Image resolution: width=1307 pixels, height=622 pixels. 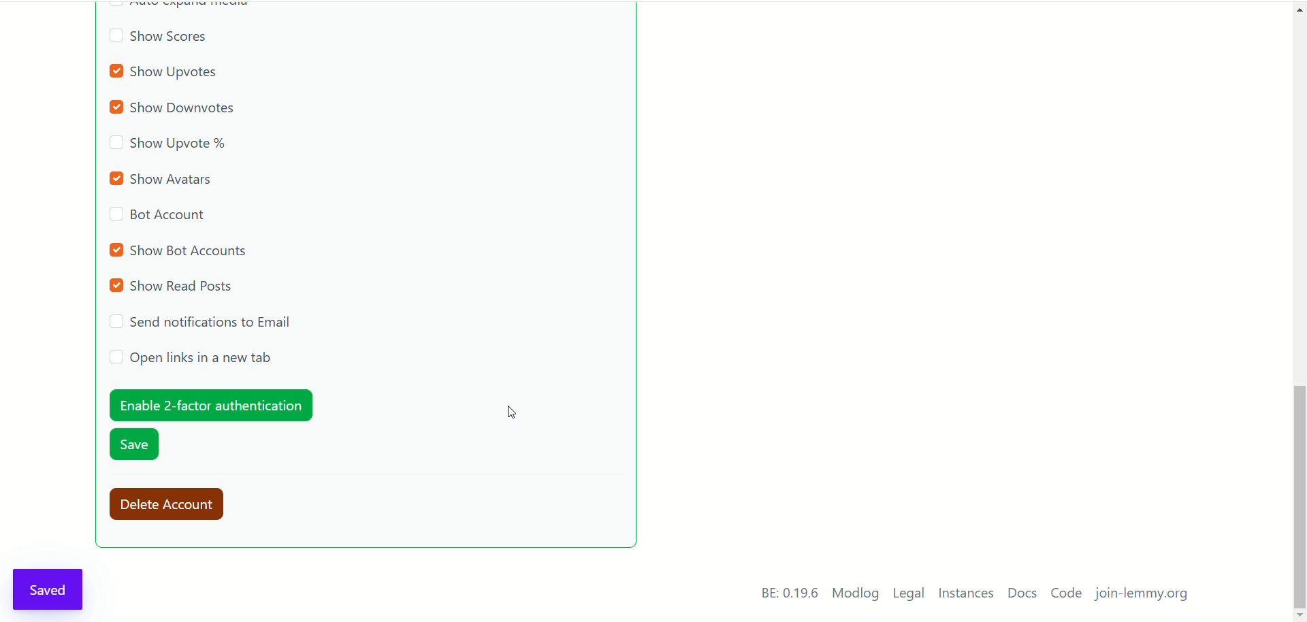 What do you see at coordinates (165, 178) in the screenshot?
I see `selected show avatars` at bounding box center [165, 178].